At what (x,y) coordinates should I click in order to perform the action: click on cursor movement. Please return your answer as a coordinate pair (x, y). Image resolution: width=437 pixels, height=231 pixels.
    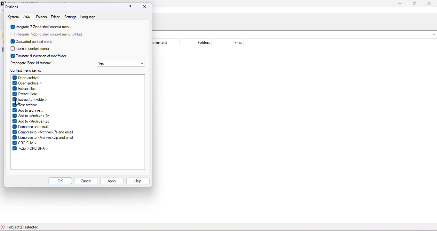
    Looking at the image, I should click on (18, 102).